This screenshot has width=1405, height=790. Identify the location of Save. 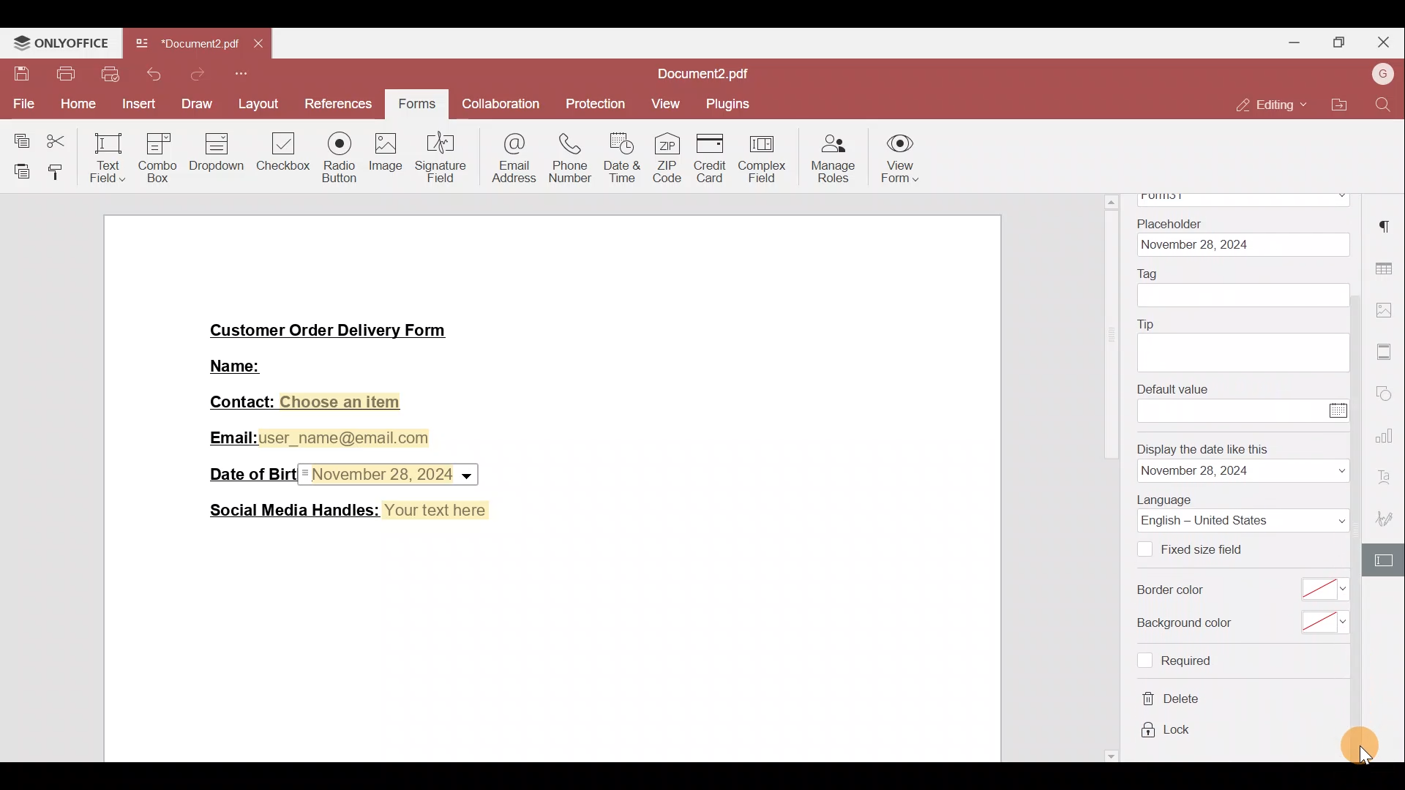
(18, 71).